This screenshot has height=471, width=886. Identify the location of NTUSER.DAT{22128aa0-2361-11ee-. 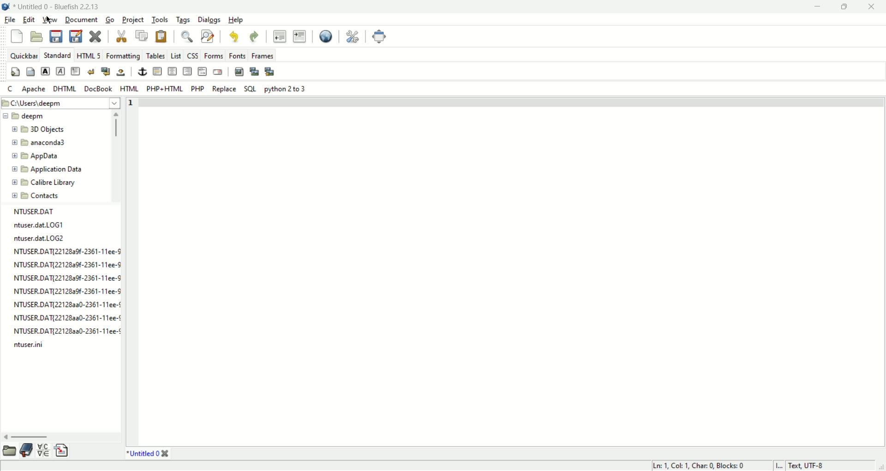
(66, 330).